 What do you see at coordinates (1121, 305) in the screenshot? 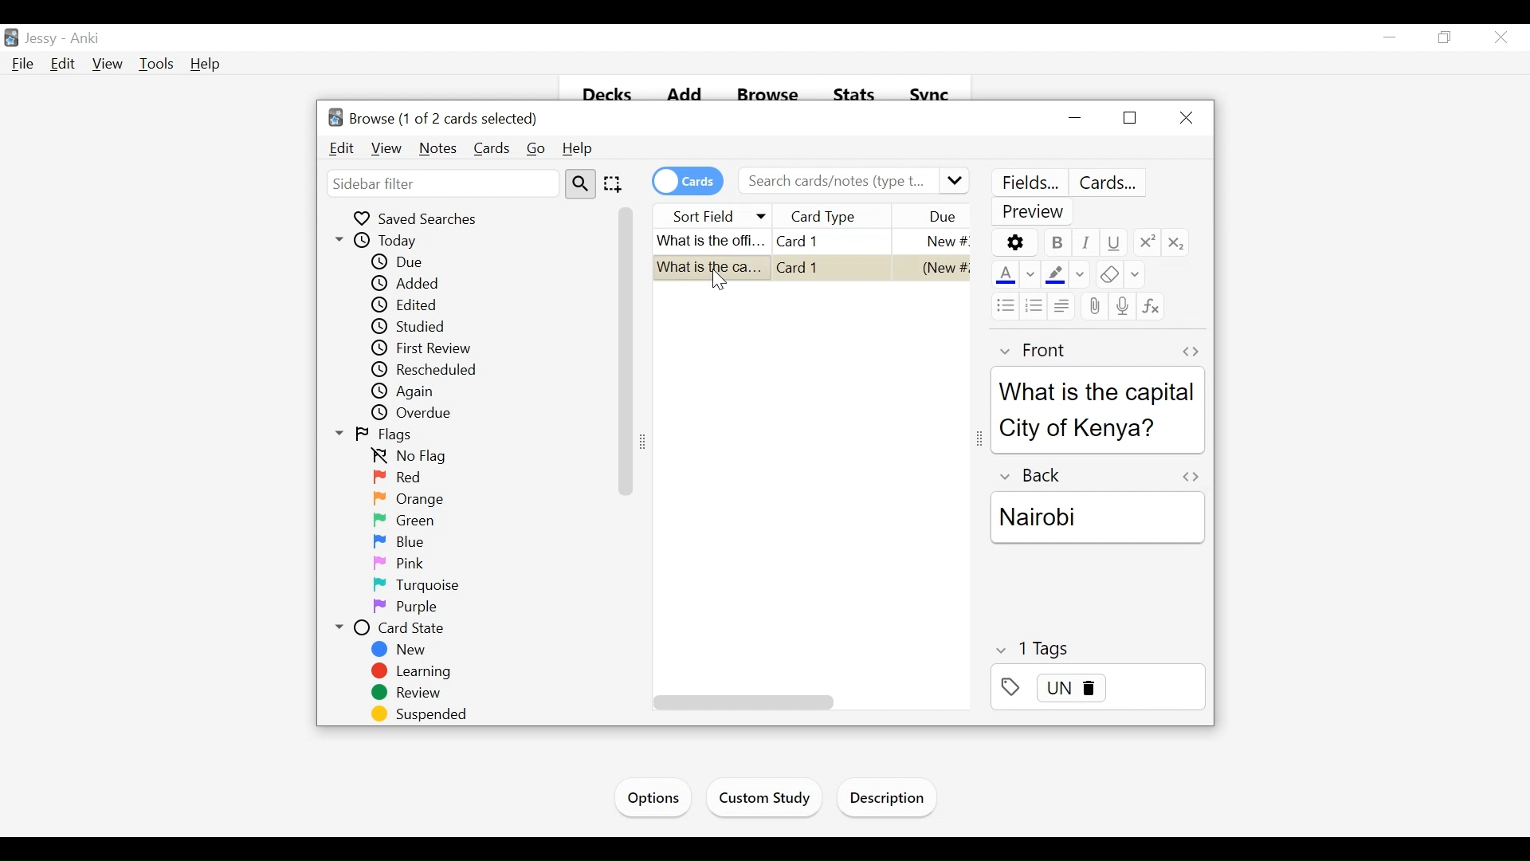
I see `Record audio` at bounding box center [1121, 305].